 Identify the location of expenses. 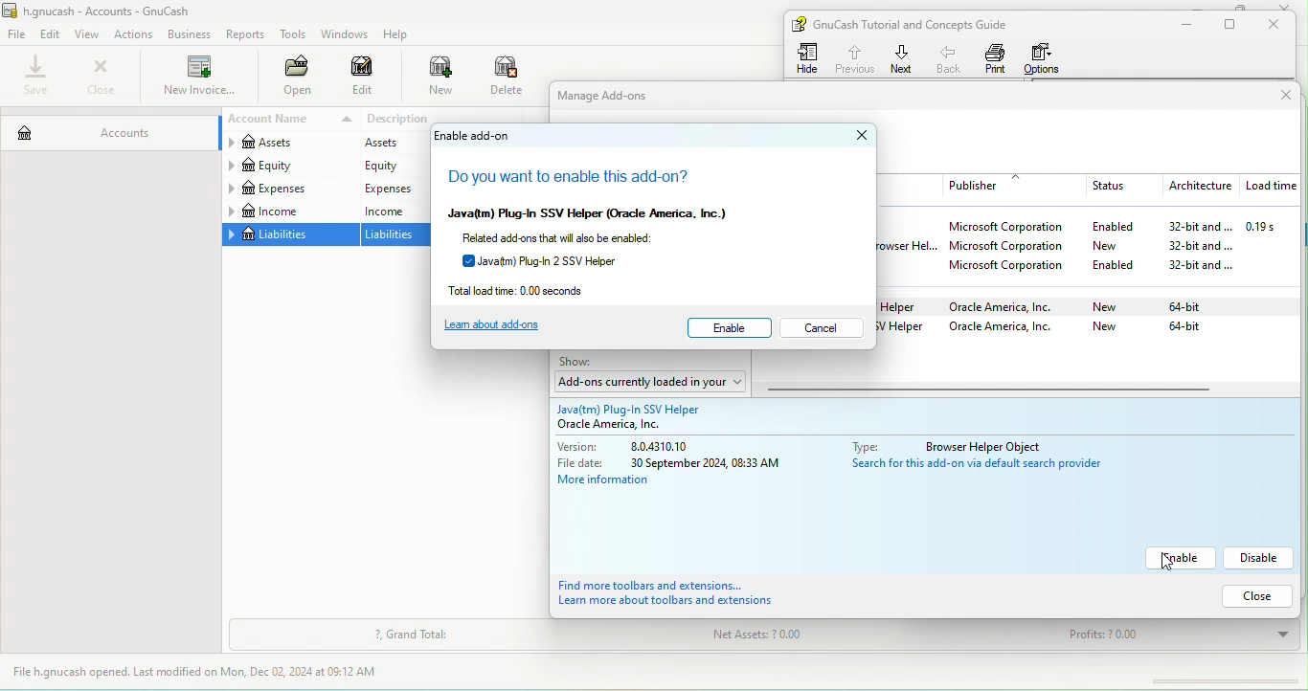
(289, 189).